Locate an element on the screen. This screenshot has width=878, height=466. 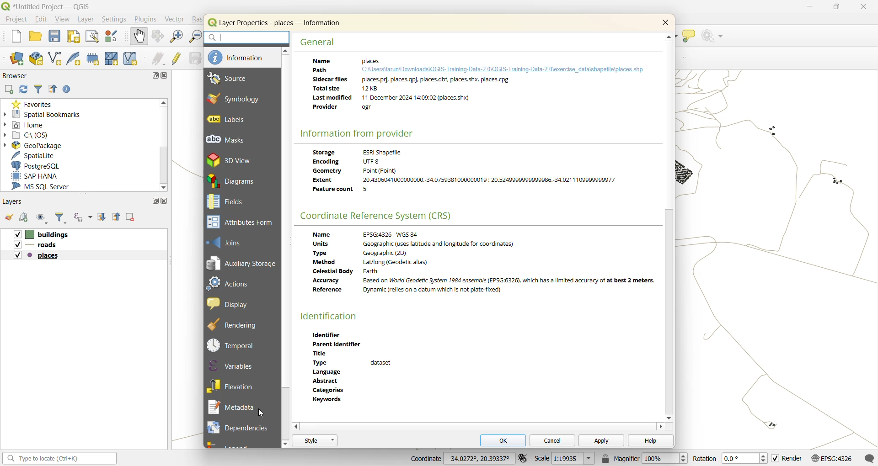
magnifier is located at coordinates (645, 459).